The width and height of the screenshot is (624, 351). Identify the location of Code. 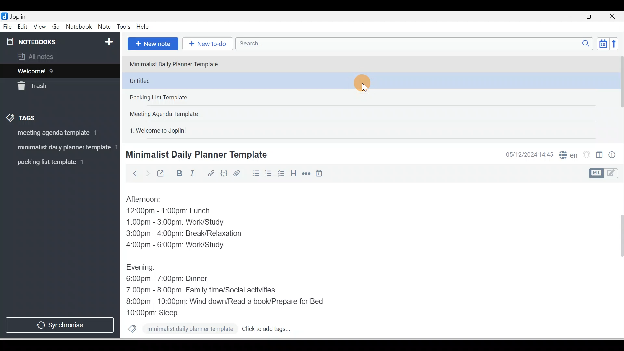
(224, 174).